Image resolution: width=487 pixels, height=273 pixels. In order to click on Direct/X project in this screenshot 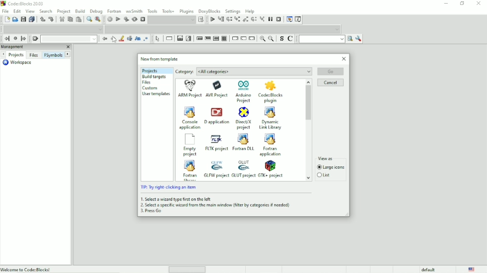, I will do `click(243, 118)`.